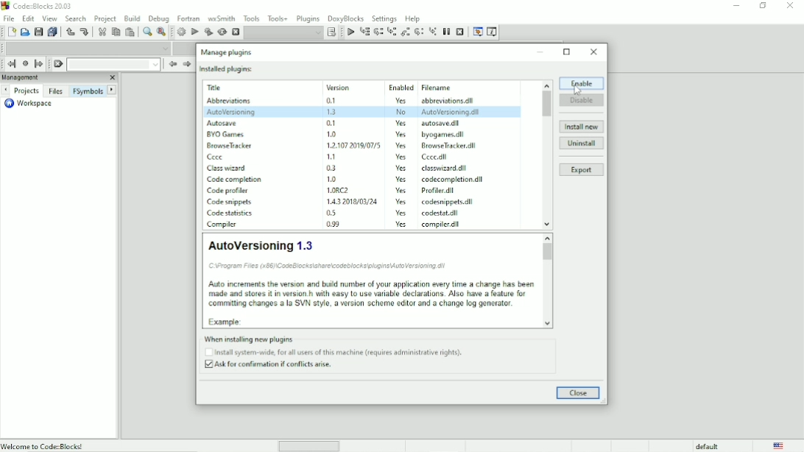 The image size is (804, 452). I want to click on Vertical scrollbar, so click(547, 105).